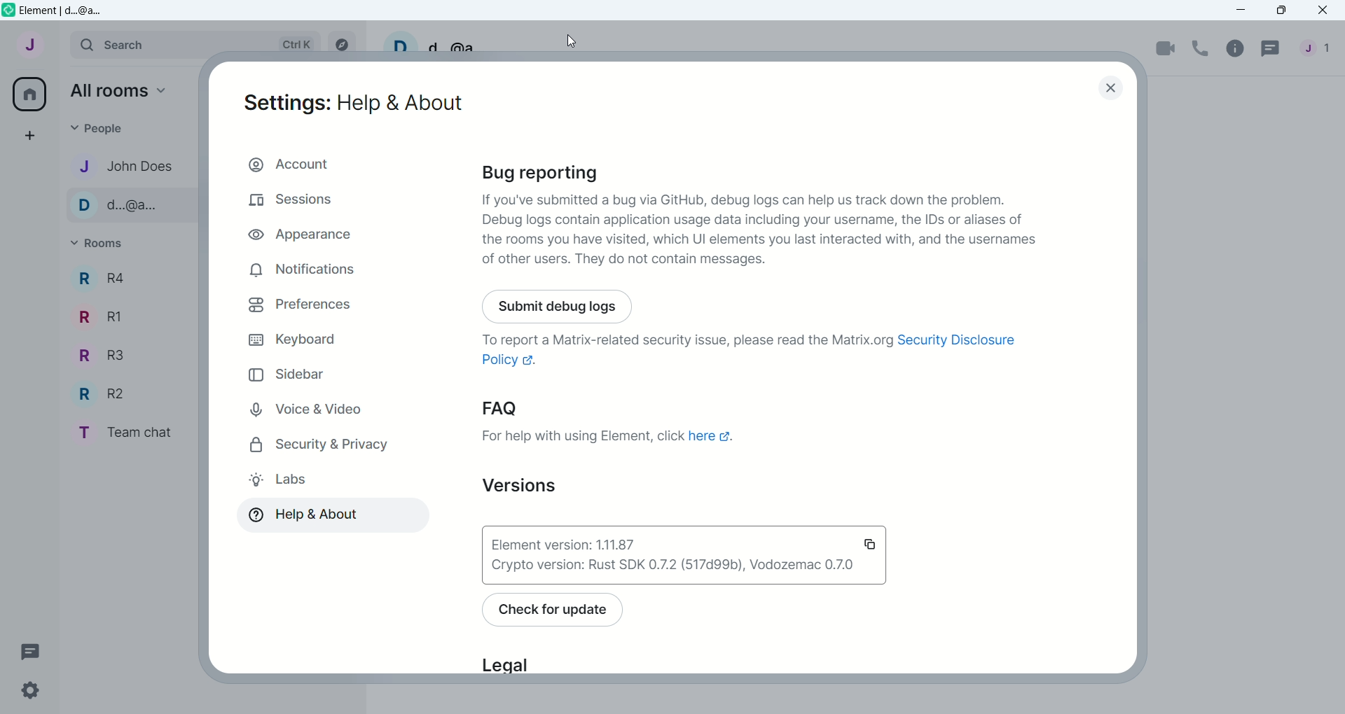 The image size is (1345, 714). What do you see at coordinates (123, 432) in the screenshot?
I see `Room Team chat` at bounding box center [123, 432].